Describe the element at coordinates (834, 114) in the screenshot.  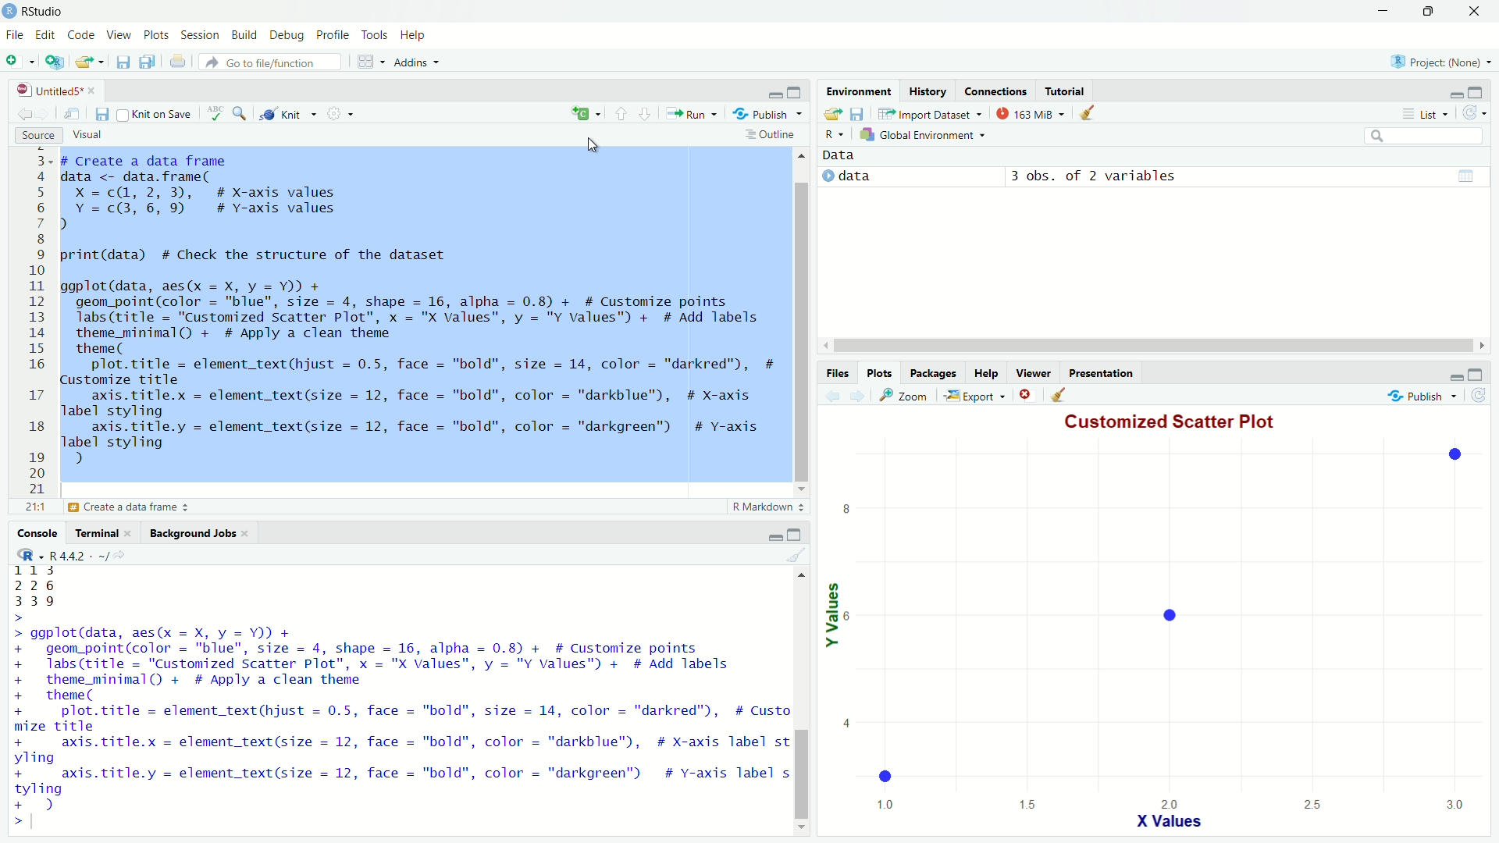
I see `Load Workspace` at that location.